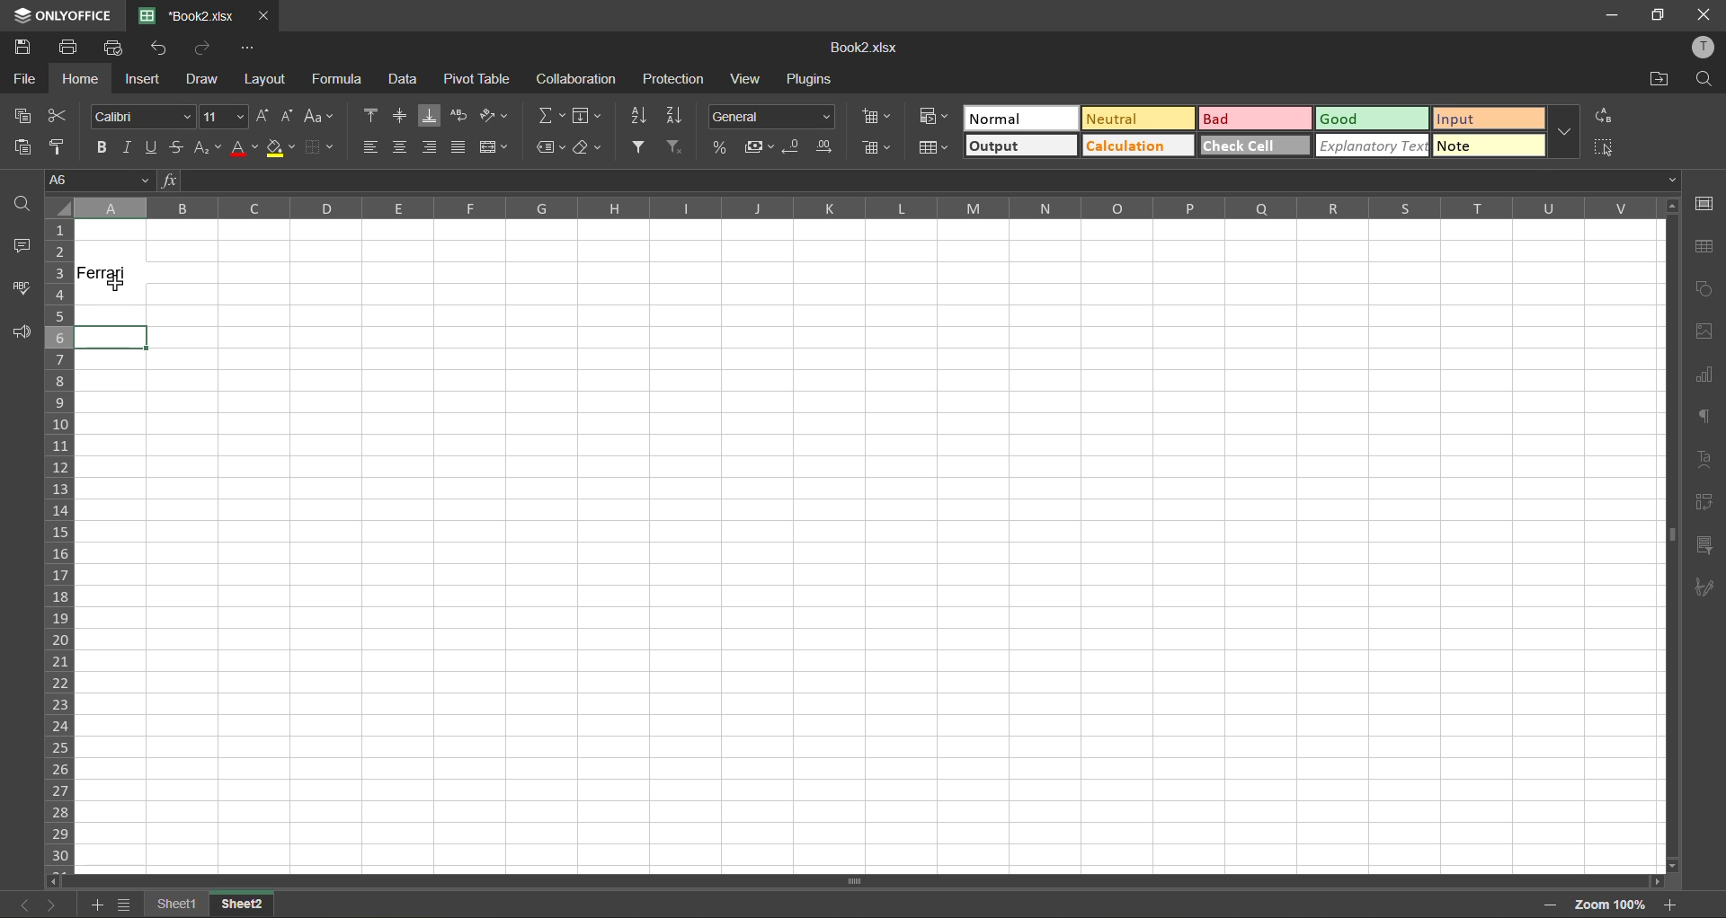  What do you see at coordinates (1137, 146) in the screenshot?
I see `calculation` at bounding box center [1137, 146].